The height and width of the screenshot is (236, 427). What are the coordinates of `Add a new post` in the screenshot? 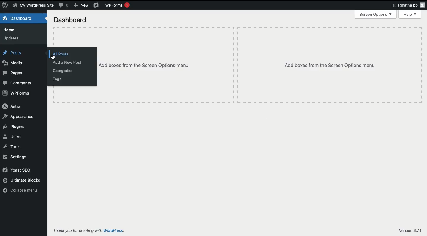 It's located at (69, 63).